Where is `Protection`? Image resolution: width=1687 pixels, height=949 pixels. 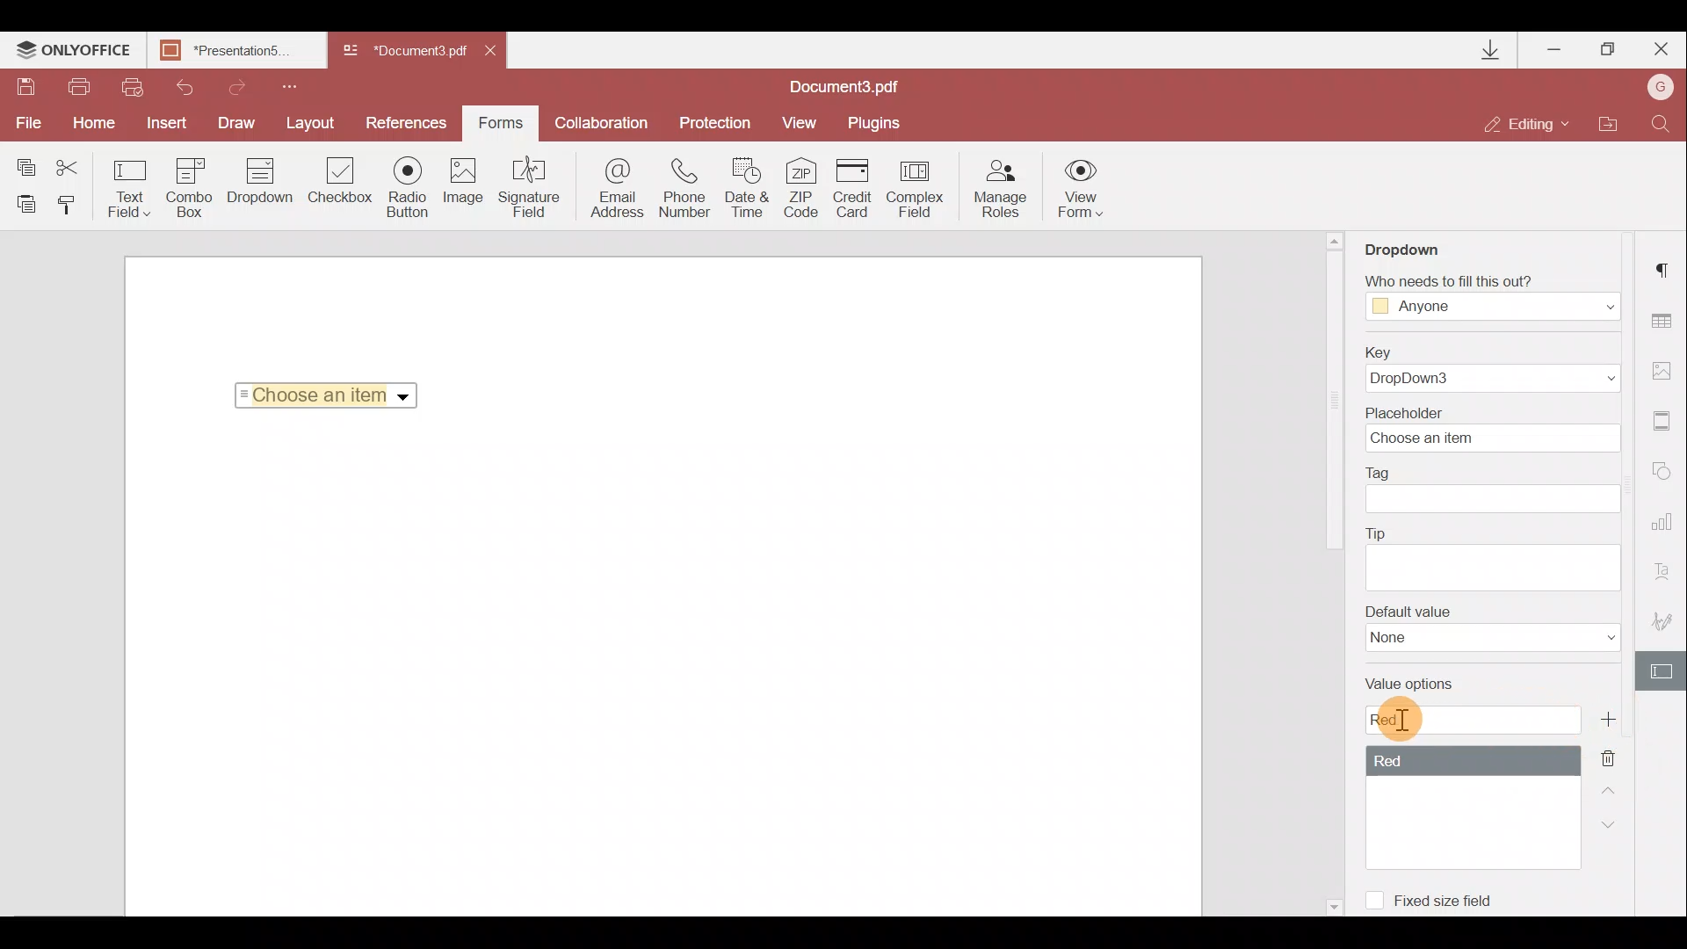 Protection is located at coordinates (711, 125).